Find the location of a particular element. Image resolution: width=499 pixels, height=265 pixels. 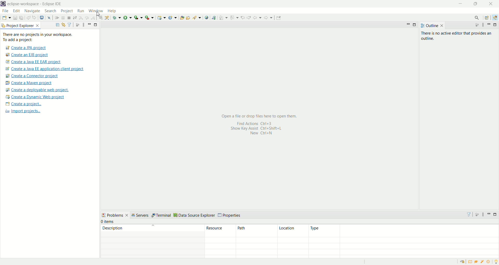

create a connector project is located at coordinates (31, 76).